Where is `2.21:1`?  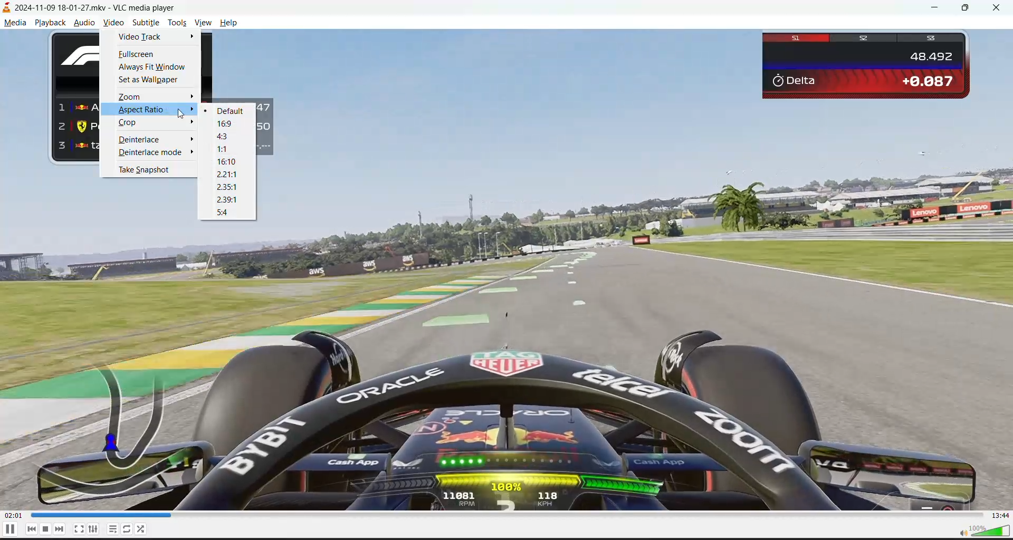
2.21:1 is located at coordinates (224, 174).